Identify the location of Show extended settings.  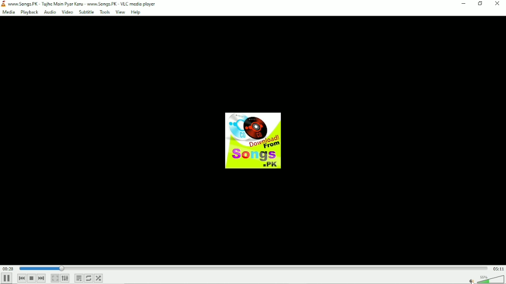
(65, 278).